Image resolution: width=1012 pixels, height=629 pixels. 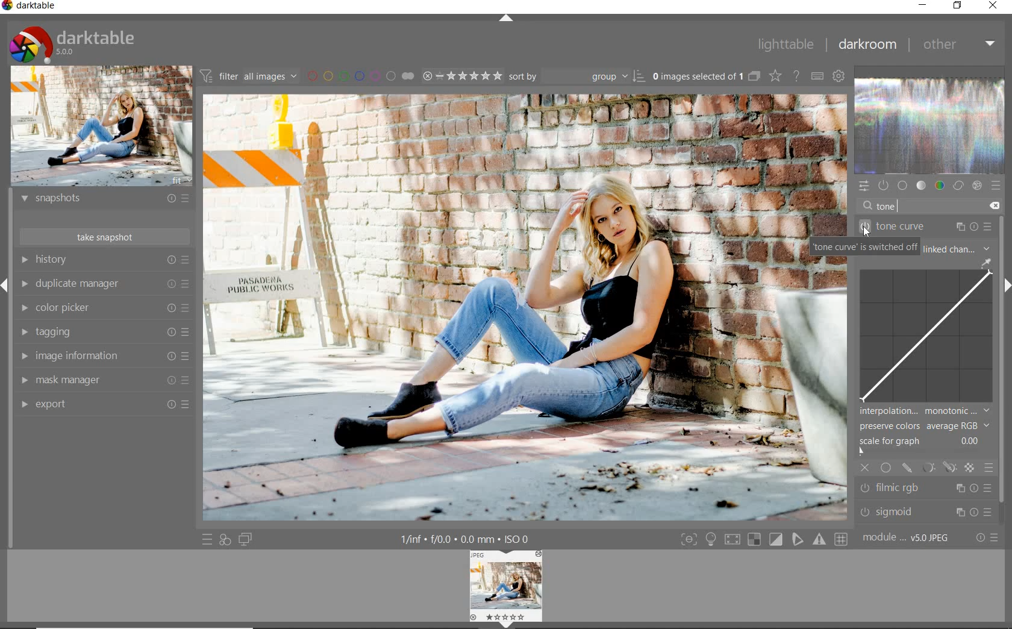 What do you see at coordinates (958, 186) in the screenshot?
I see `correct` at bounding box center [958, 186].